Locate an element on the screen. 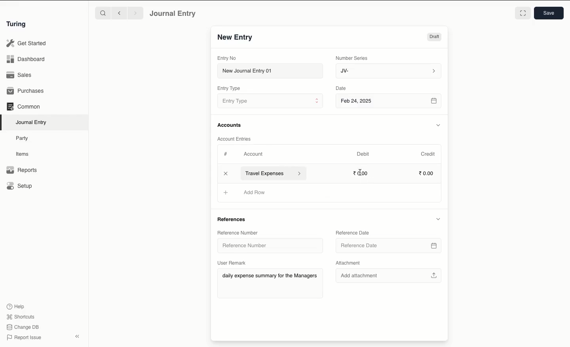 This screenshot has height=347, width=570. Dashboard is located at coordinates (26, 59).